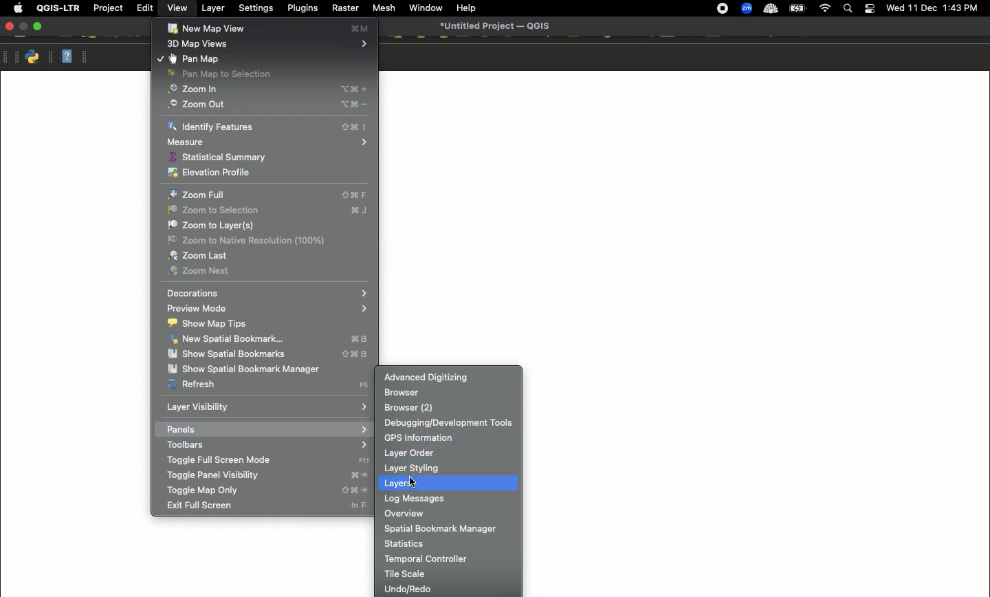  Describe the element at coordinates (269, 256) in the screenshot. I see `Zoom last` at that location.